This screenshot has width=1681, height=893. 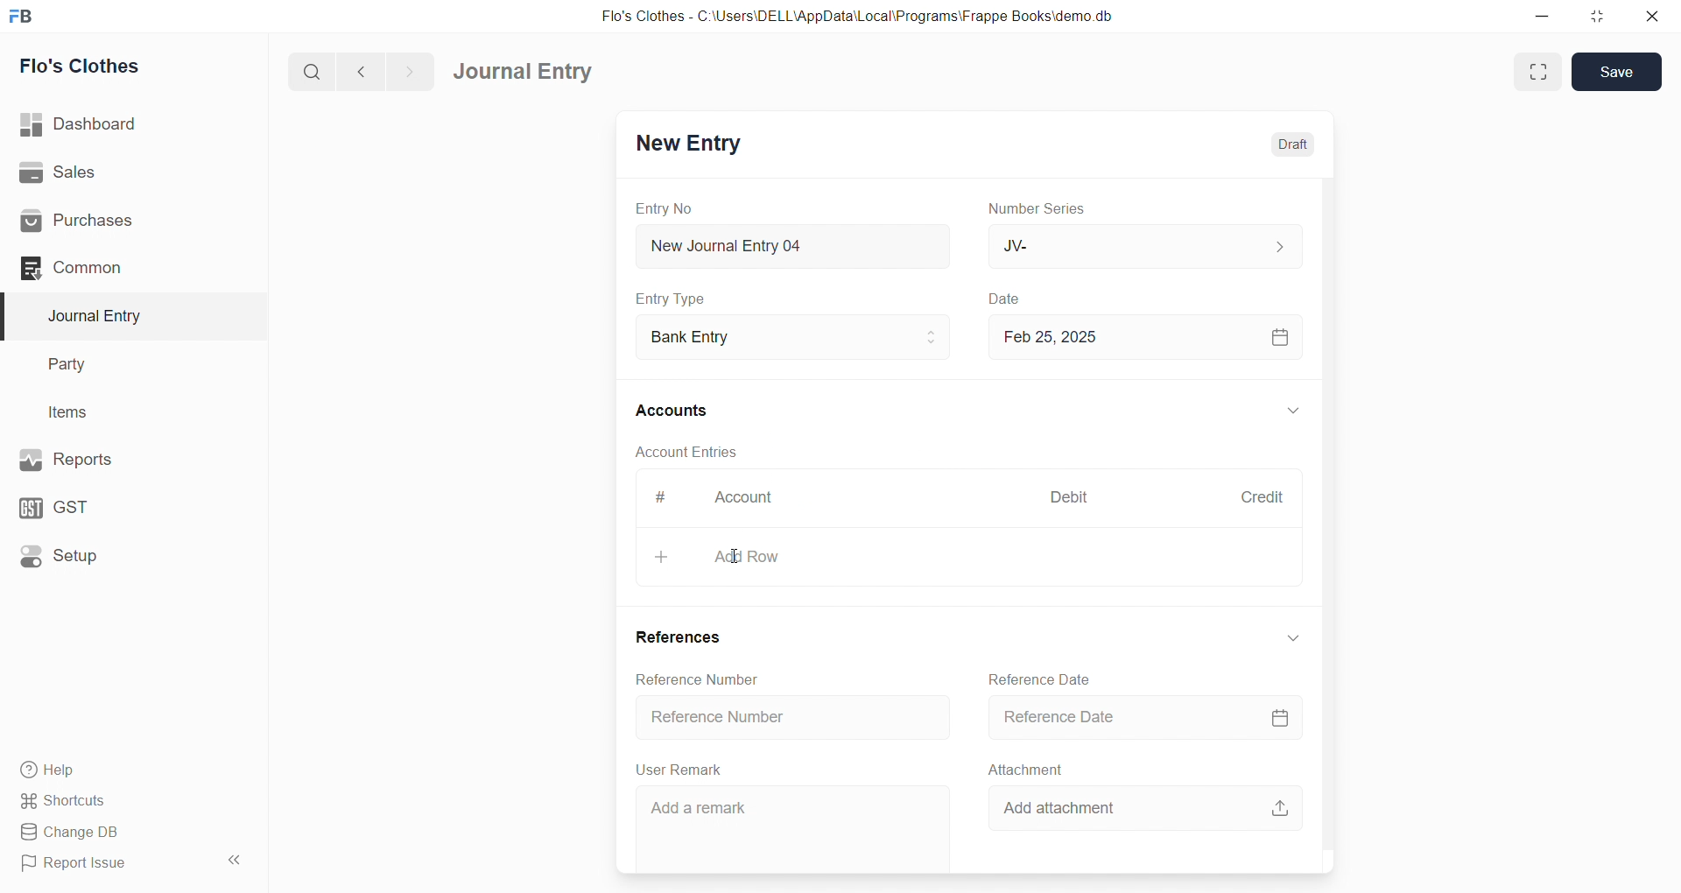 What do you see at coordinates (1070, 499) in the screenshot?
I see `Debit` at bounding box center [1070, 499].